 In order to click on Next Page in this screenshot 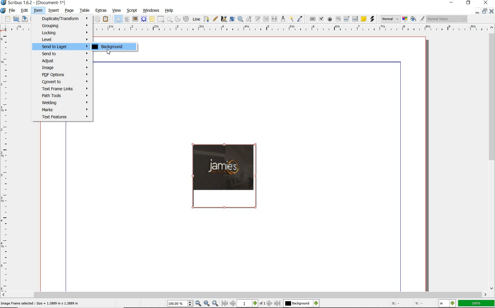, I will do `click(270, 304)`.